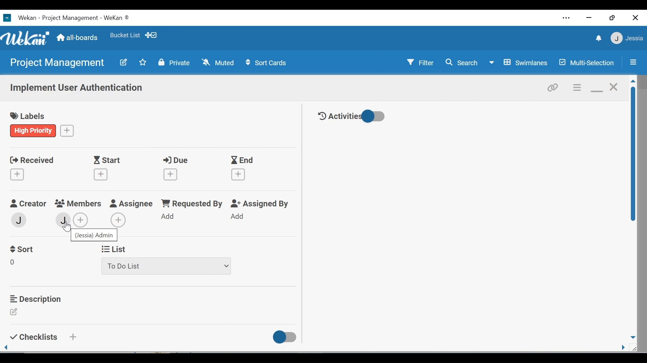  Describe the element at coordinates (633, 337) in the screenshot. I see `move down` at that location.